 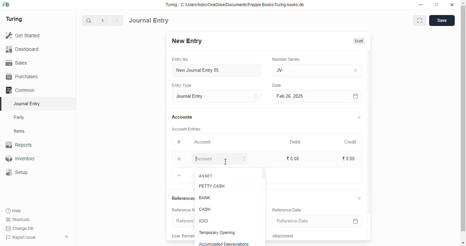 I want to click on toggle maximize, so click(x=437, y=5).